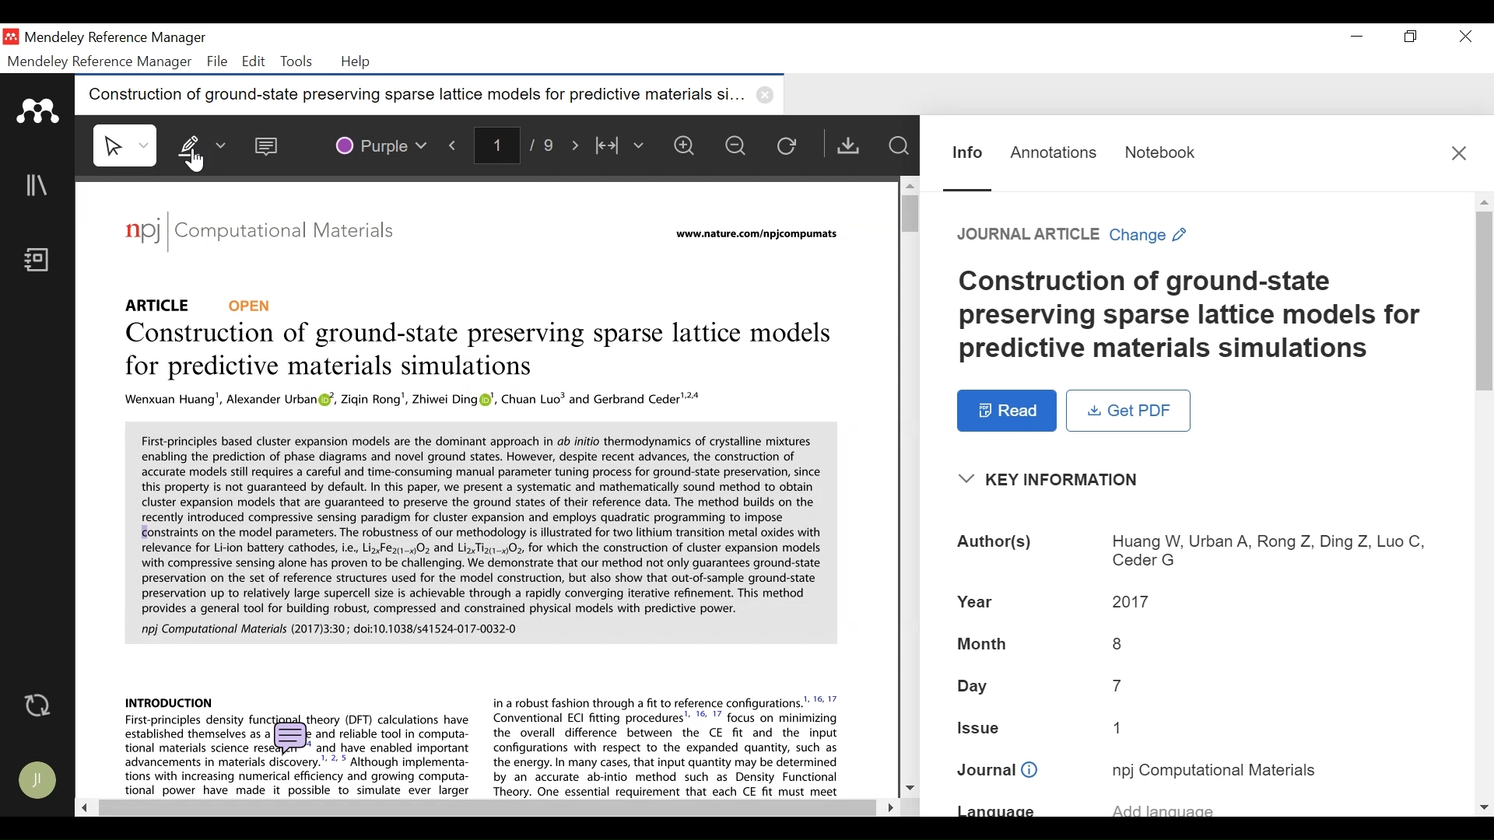 This screenshot has height=840, width=1494. I want to click on Get PDF, so click(1128, 410).